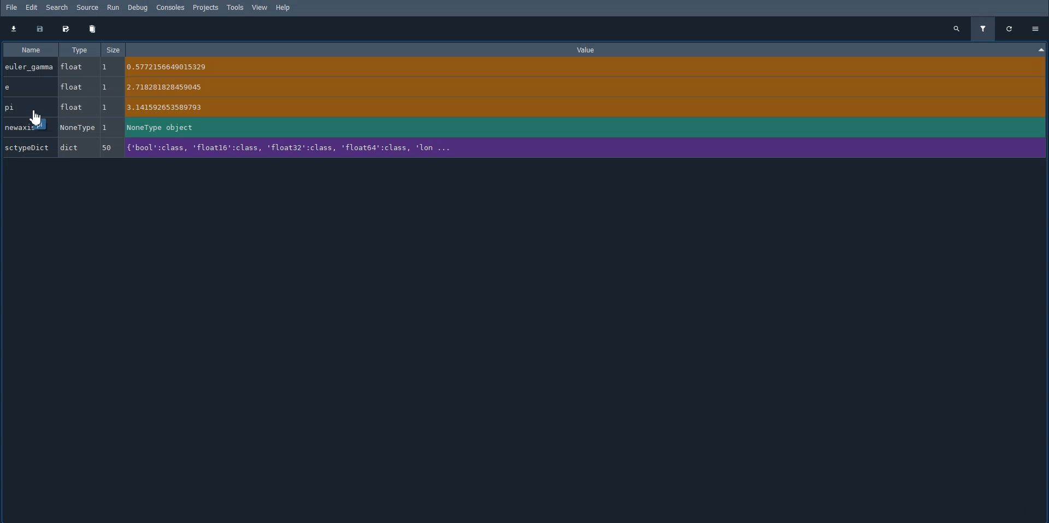  I want to click on Import data, so click(14, 29).